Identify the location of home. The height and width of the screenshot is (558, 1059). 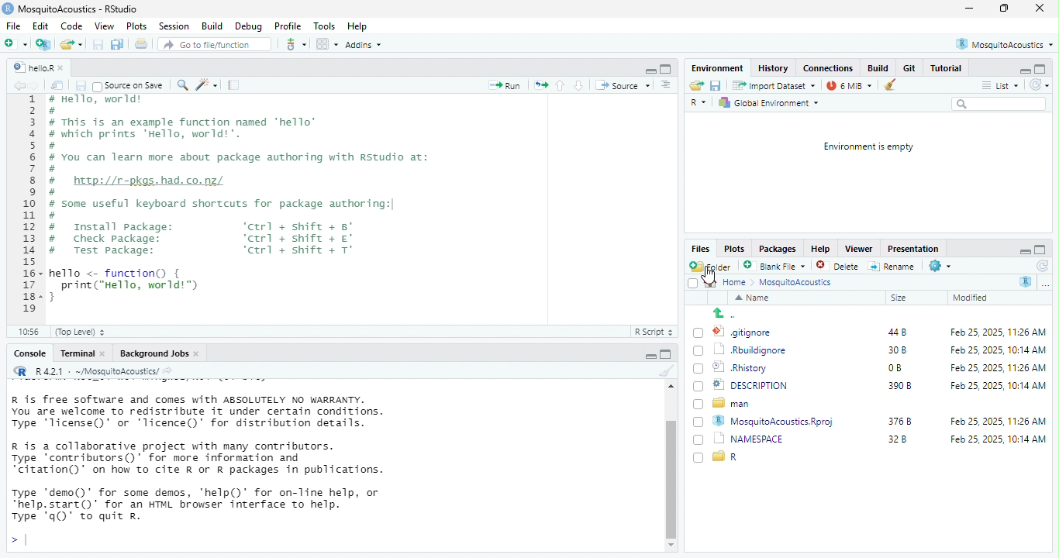
(738, 283).